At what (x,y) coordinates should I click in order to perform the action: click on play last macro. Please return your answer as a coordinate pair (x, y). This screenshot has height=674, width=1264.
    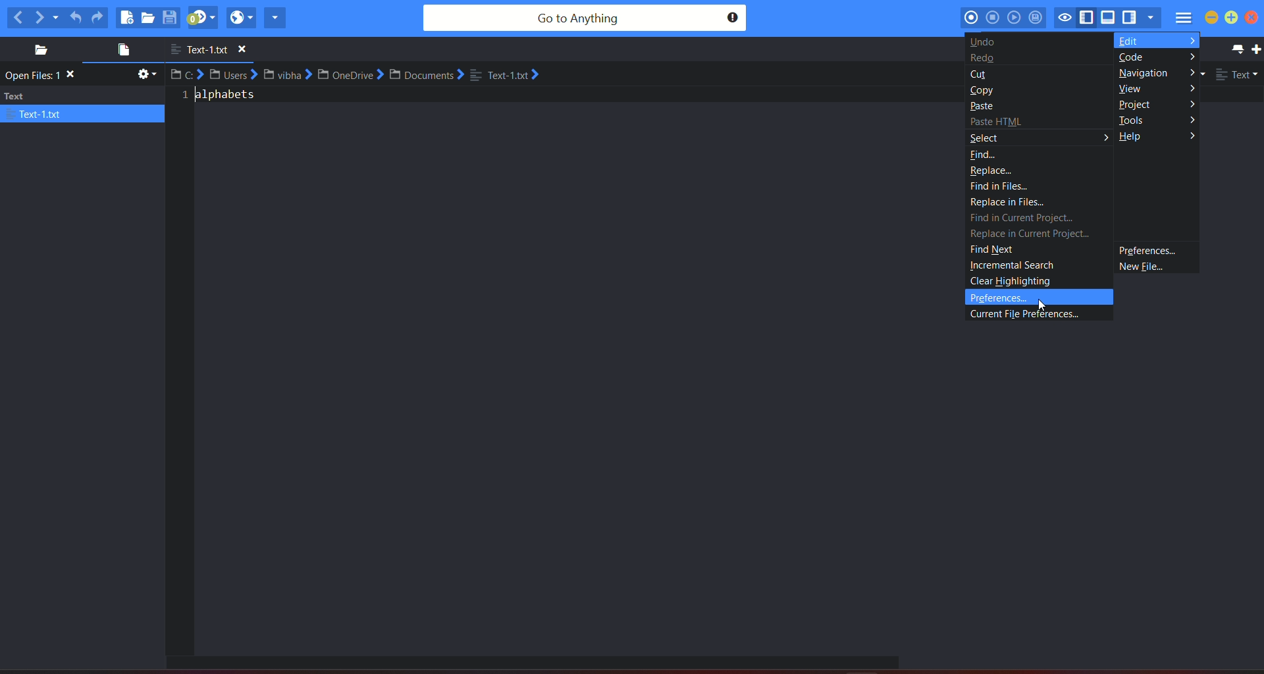
    Looking at the image, I should click on (1014, 18).